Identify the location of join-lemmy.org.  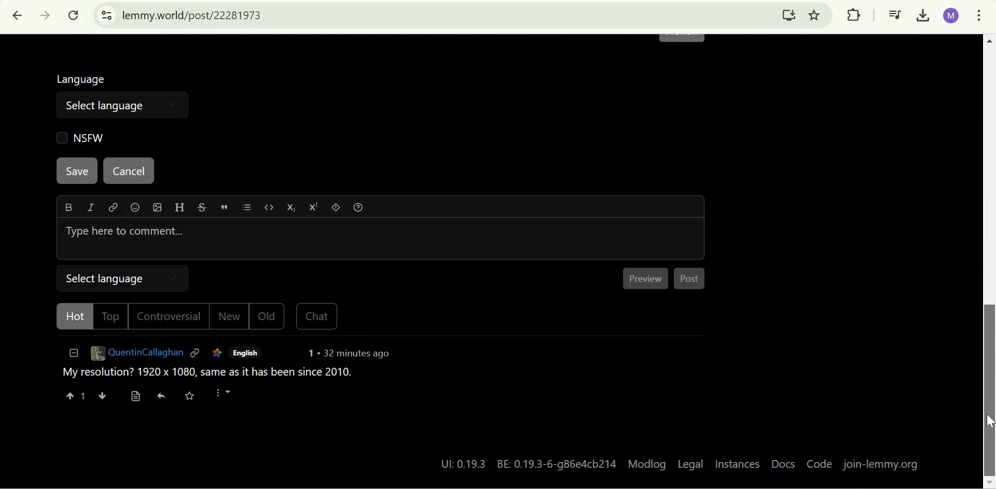
(882, 465).